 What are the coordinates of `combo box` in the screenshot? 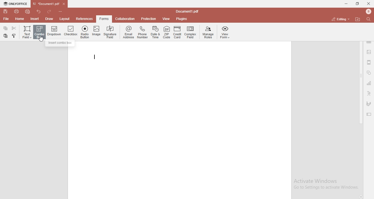 It's located at (39, 32).